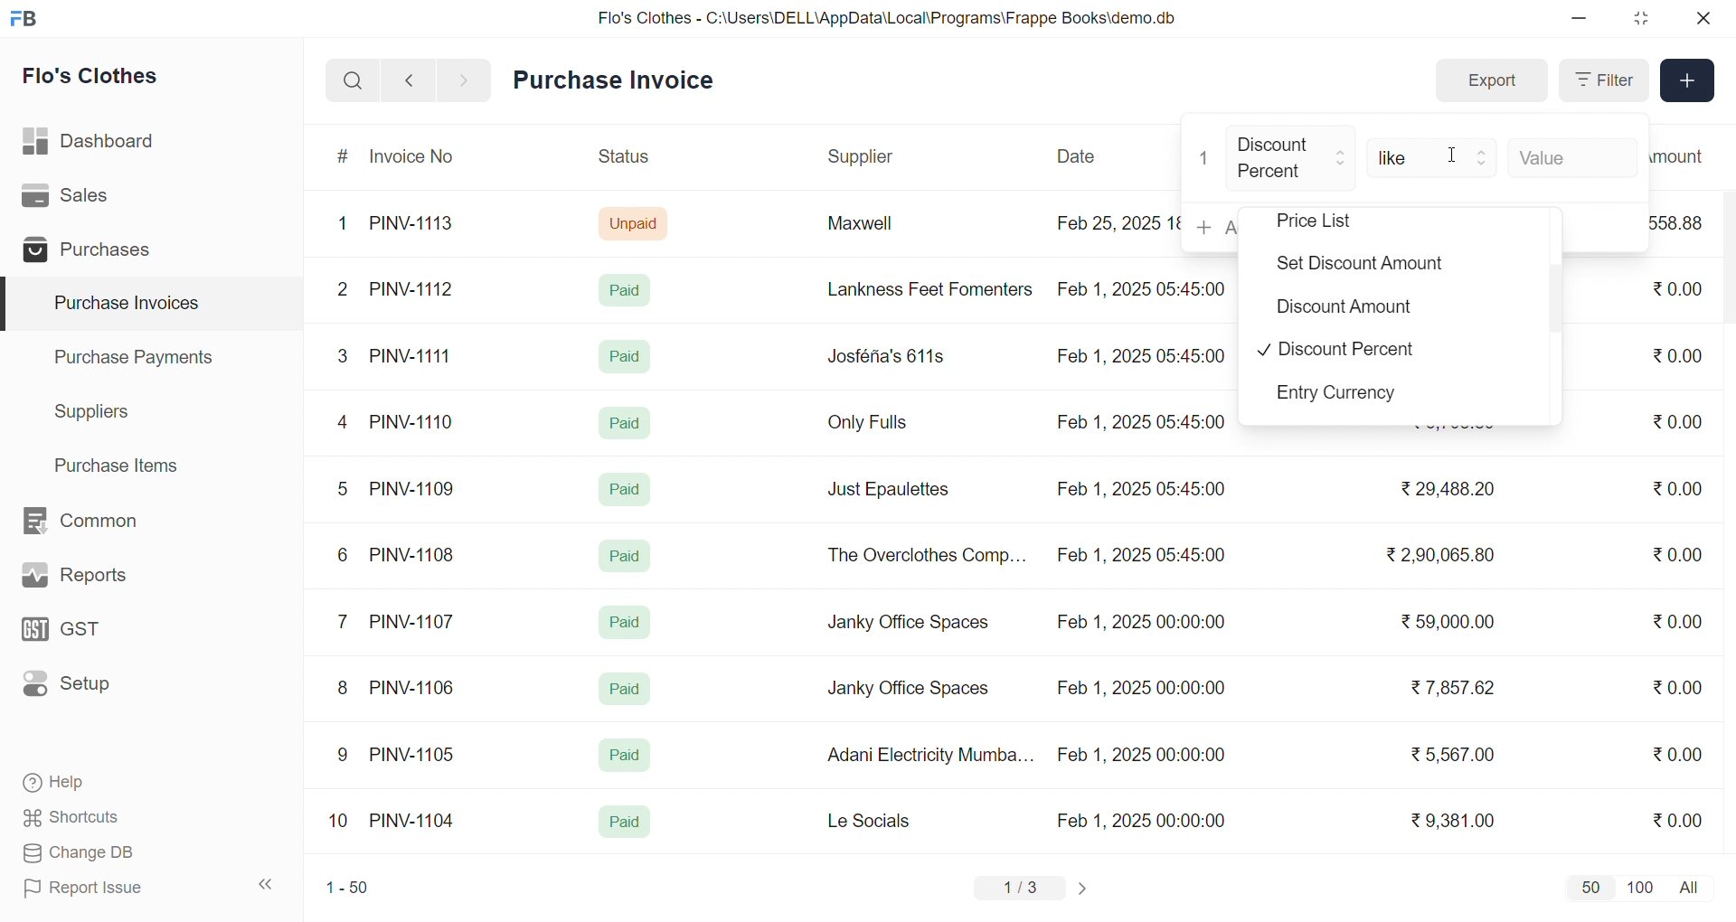 The height and width of the screenshot is (922, 1736). What do you see at coordinates (881, 230) in the screenshot?
I see `Maxwell` at bounding box center [881, 230].